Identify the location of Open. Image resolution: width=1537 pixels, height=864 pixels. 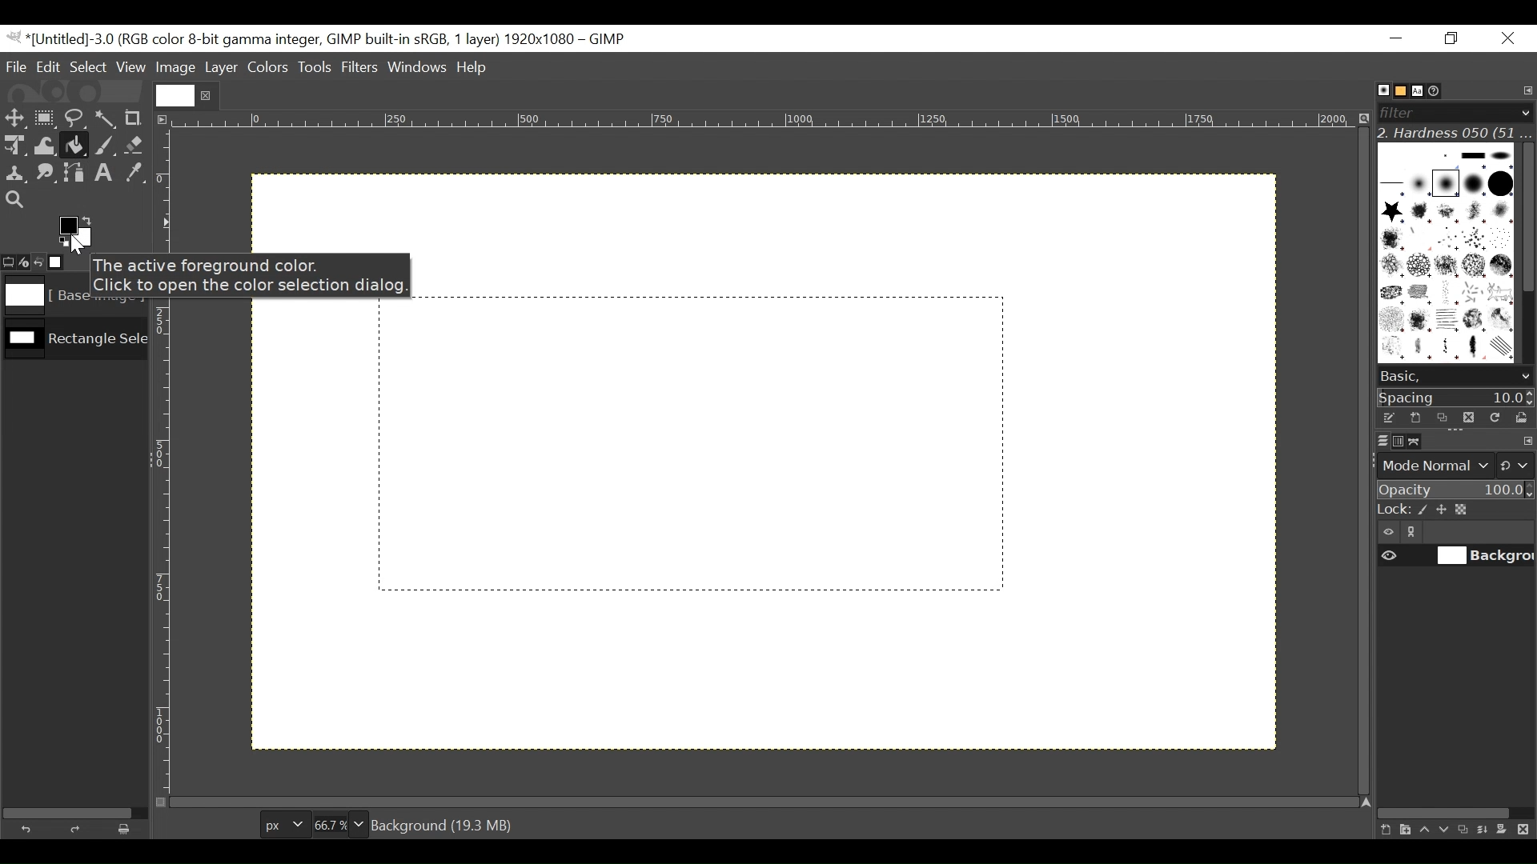
(1518, 418).